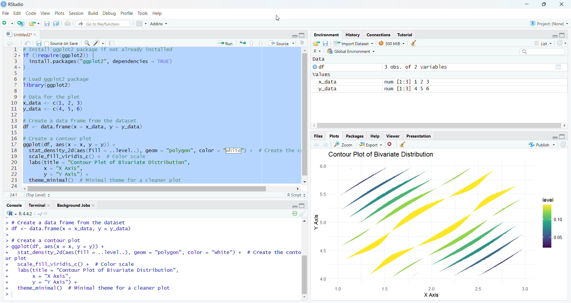  What do you see at coordinates (419, 136) in the screenshot?
I see `Presentation` at bounding box center [419, 136].